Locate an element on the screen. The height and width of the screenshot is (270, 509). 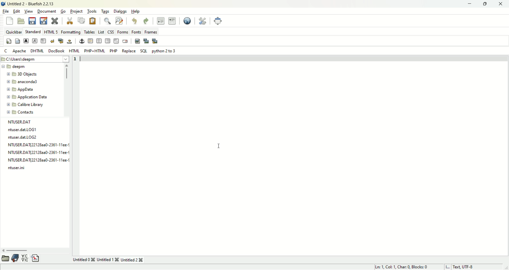
insert thumbnail is located at coordinates (145, 41).